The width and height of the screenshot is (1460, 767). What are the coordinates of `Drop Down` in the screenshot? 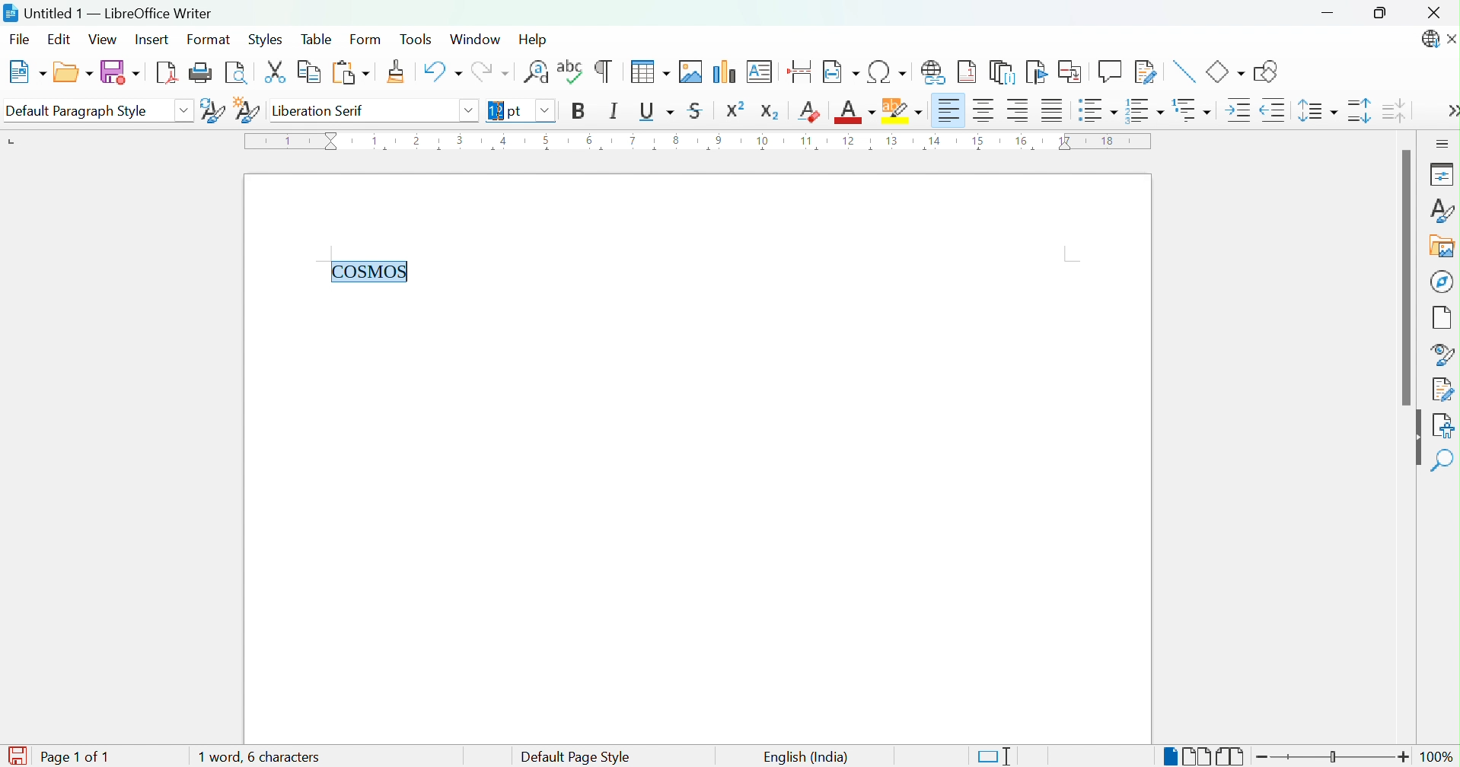 It's located at (184, 110).